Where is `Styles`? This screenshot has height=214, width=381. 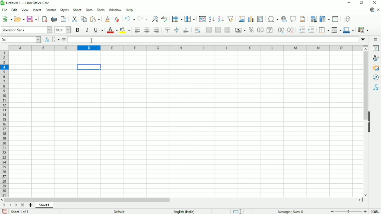
Styles is located at coordinates (376, 58).